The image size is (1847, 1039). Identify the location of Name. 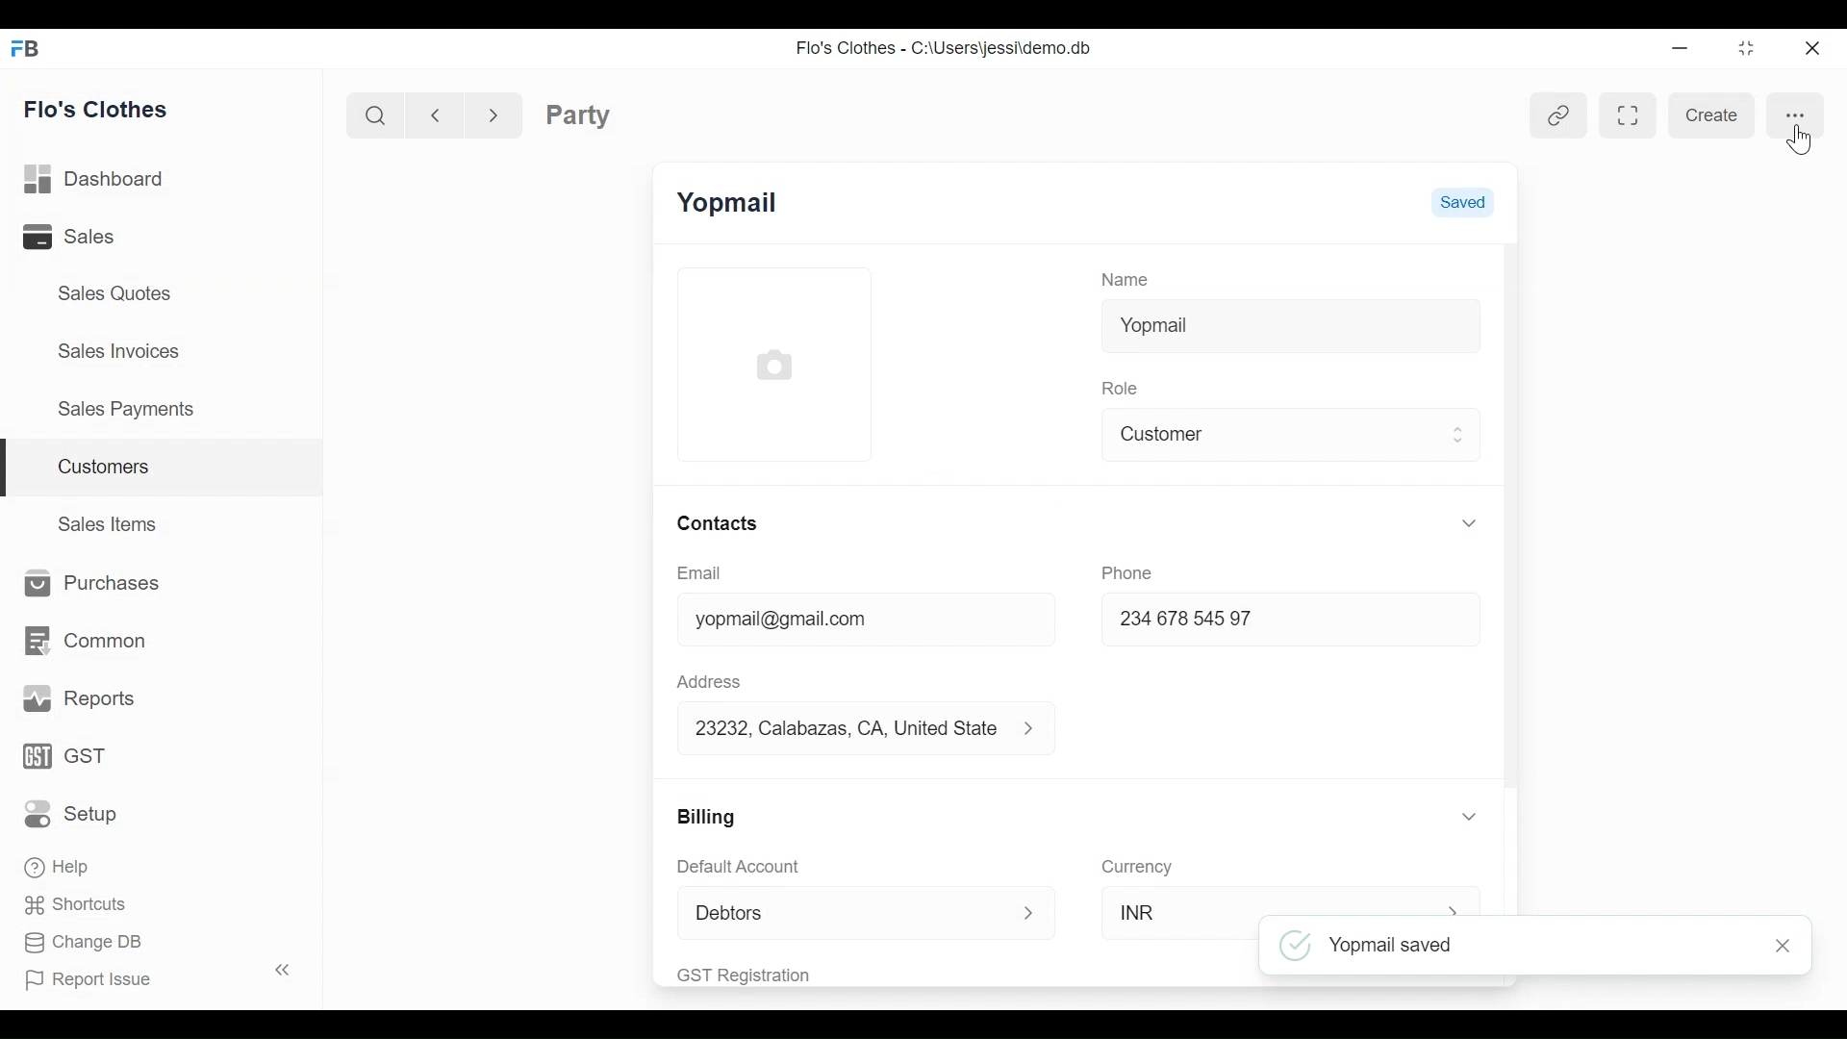
(1127, 280).